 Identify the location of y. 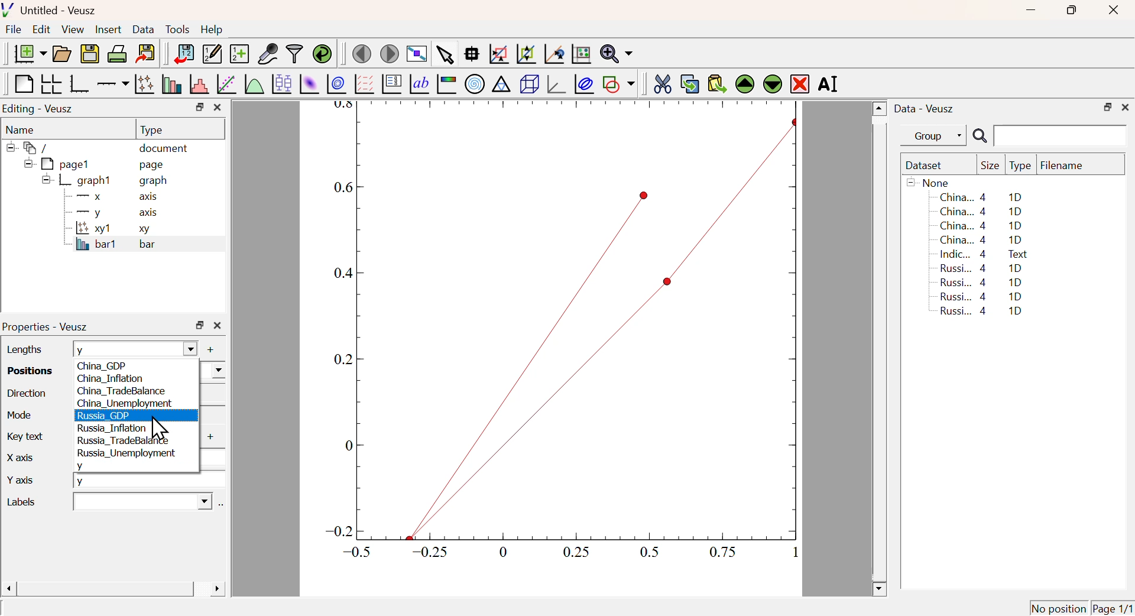
(133, 349).